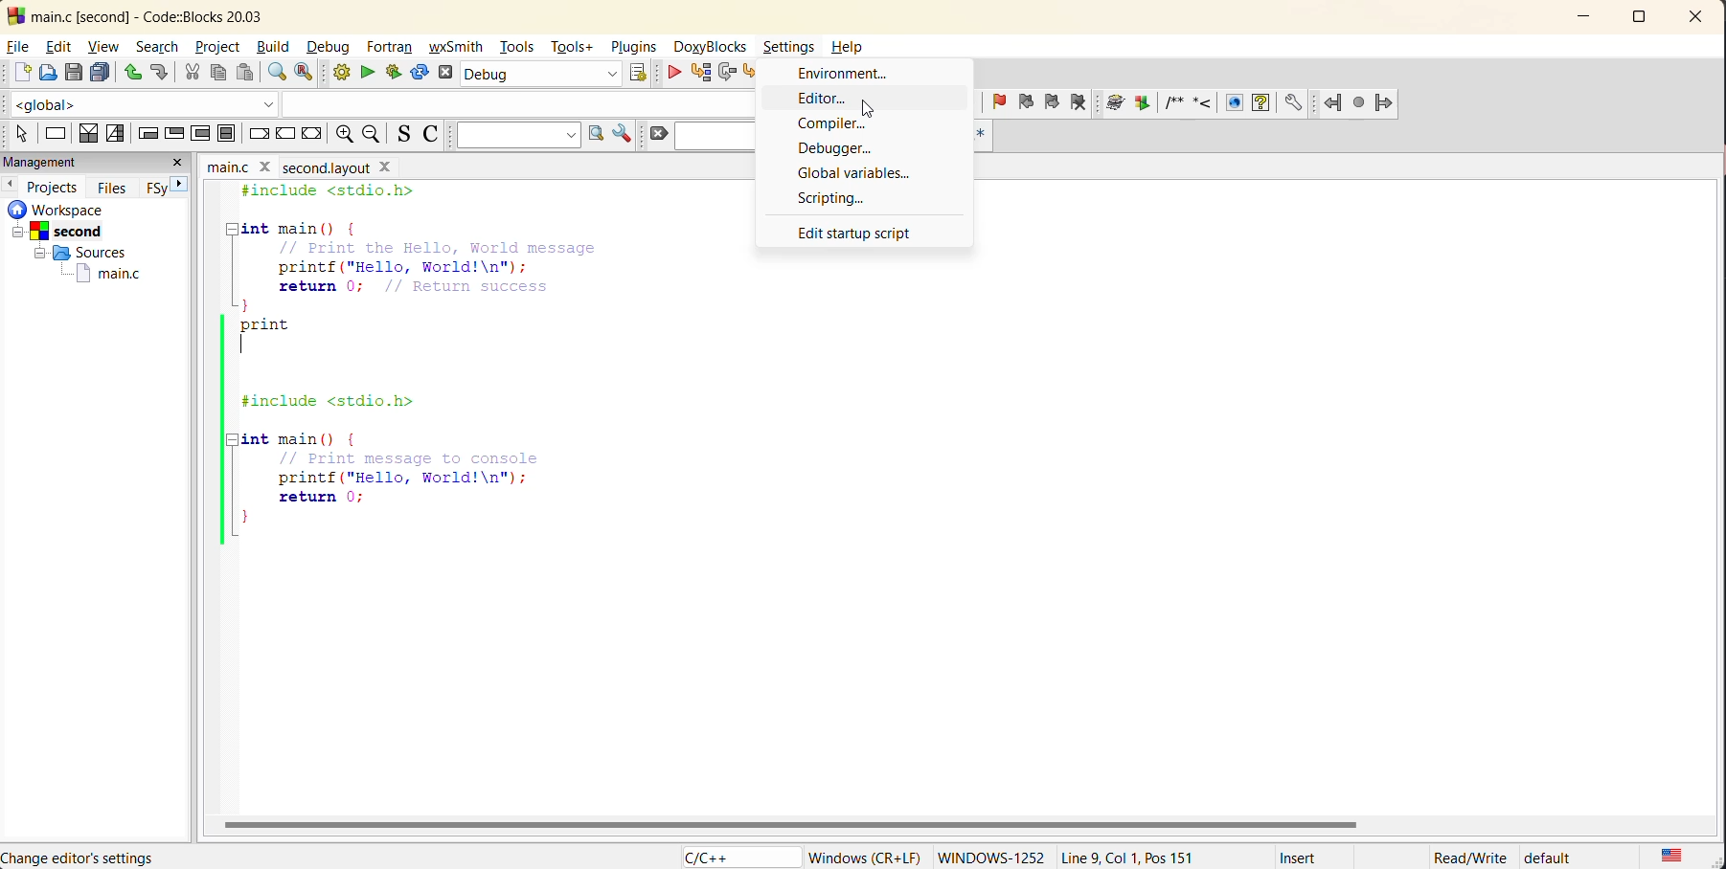 Image resolution: width=1726 pixels, height=869 pixels. Describe the element at coordinates (74, 73) in the screenshot. I see `save` at that location.